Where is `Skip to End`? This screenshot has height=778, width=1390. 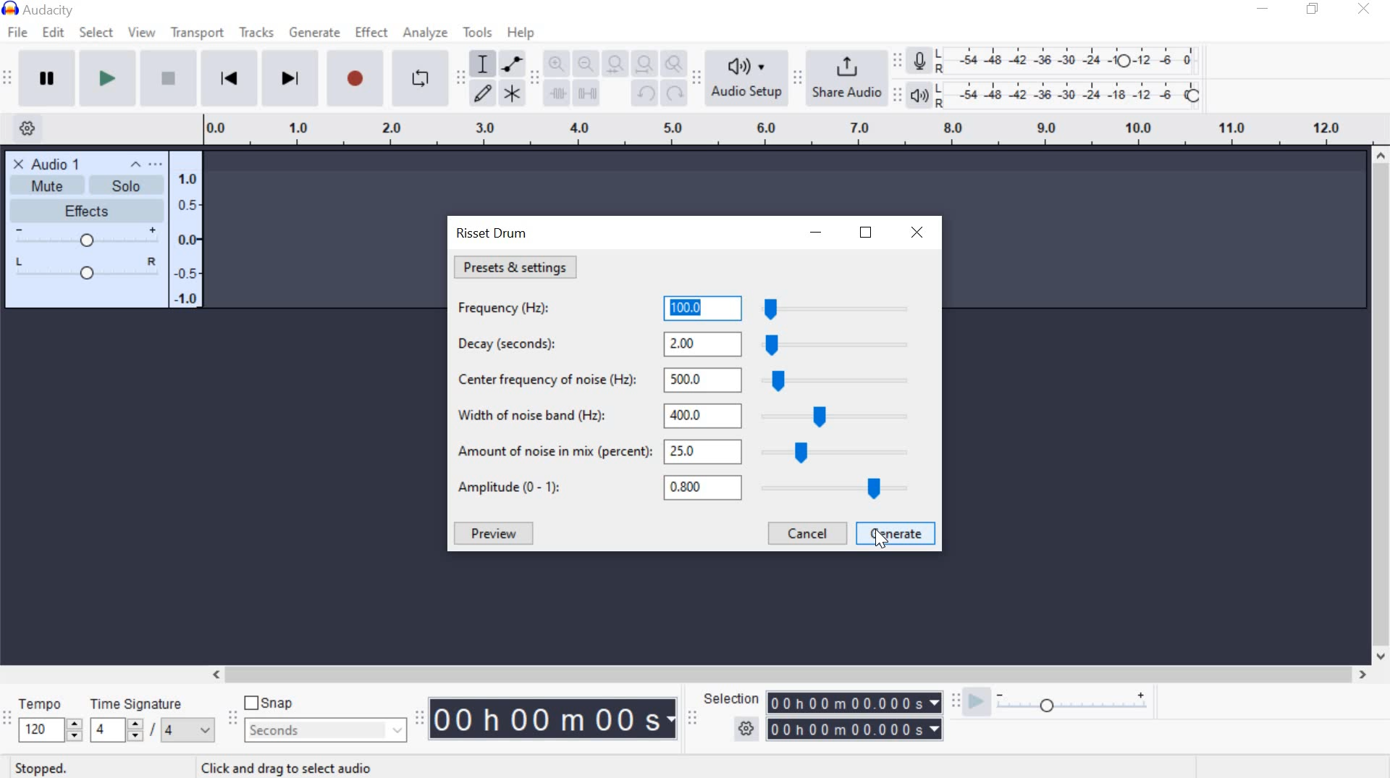 Skip to End is located at coordinates (290, 78).